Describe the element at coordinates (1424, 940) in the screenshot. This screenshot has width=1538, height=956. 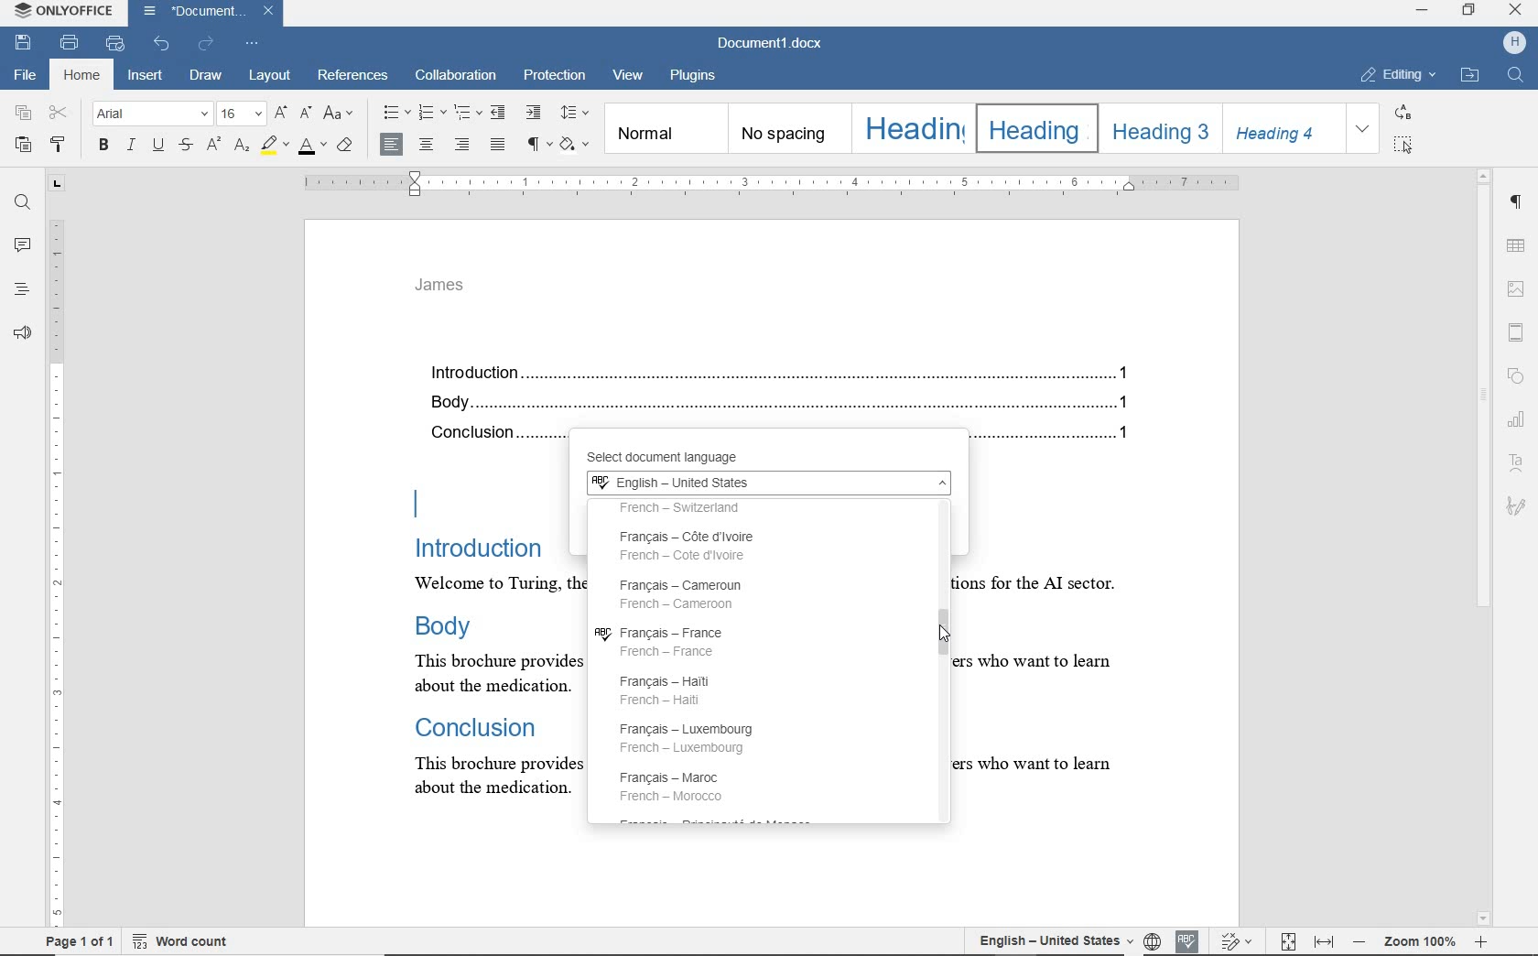
I see `zoom out or zoom in` at that location.